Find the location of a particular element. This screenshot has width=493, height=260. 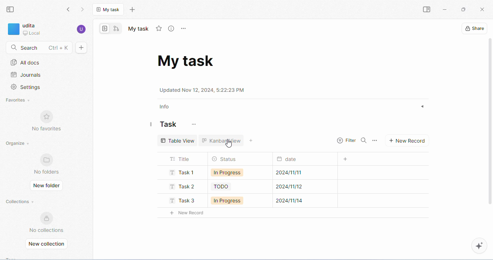

rename and more is located at coordinates (184, 29).